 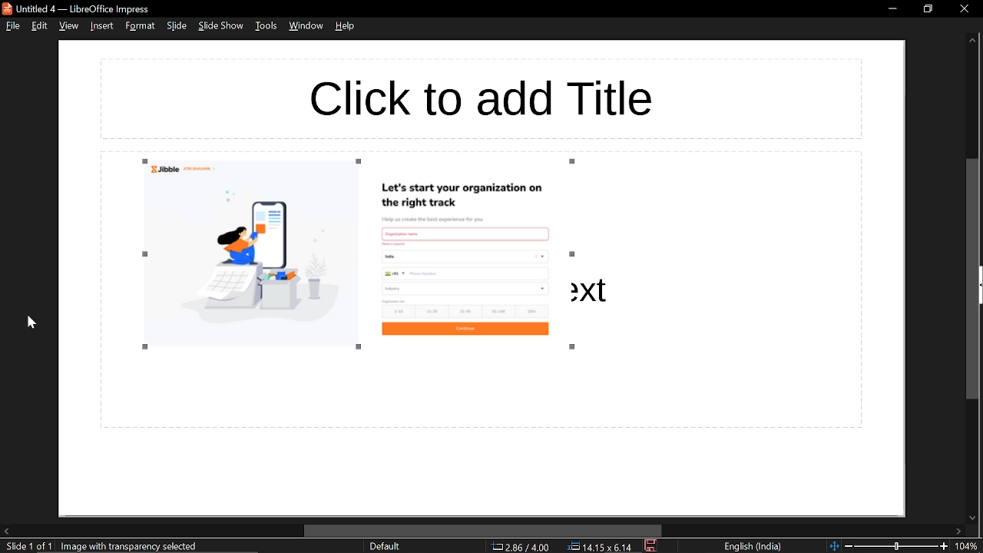 What do you see at coordinates (521, 546) in the screenshot?
I see `co-ordinate` at bounding box center [521, 546].